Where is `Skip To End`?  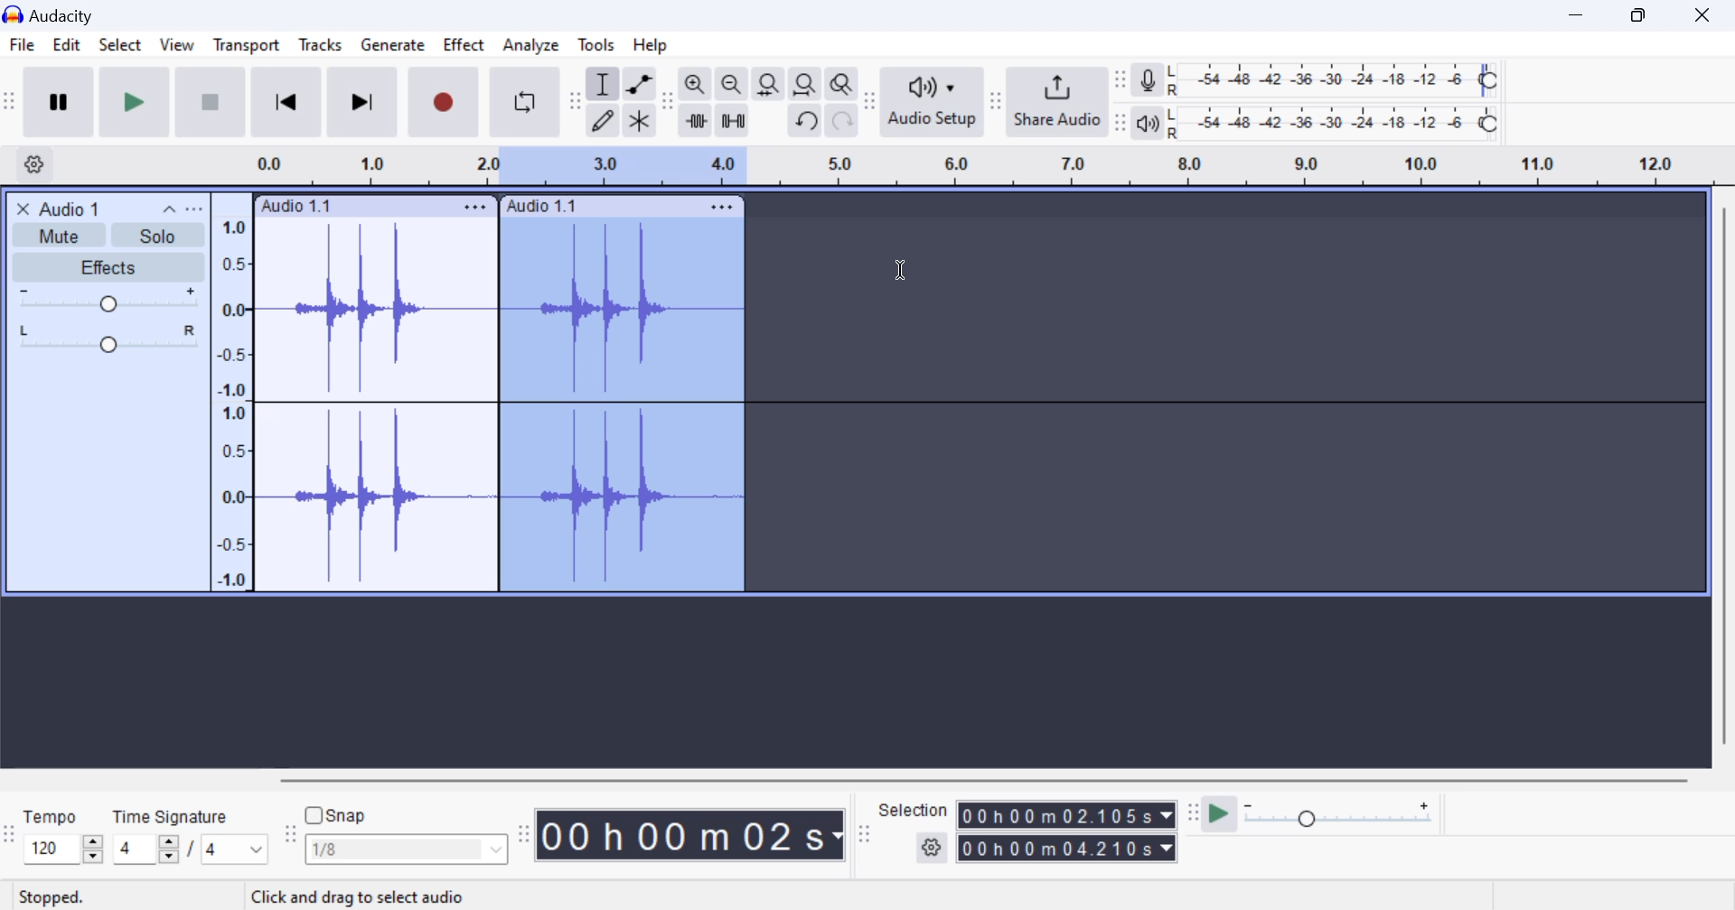 Skip To End is located at coordinates (360, 106).